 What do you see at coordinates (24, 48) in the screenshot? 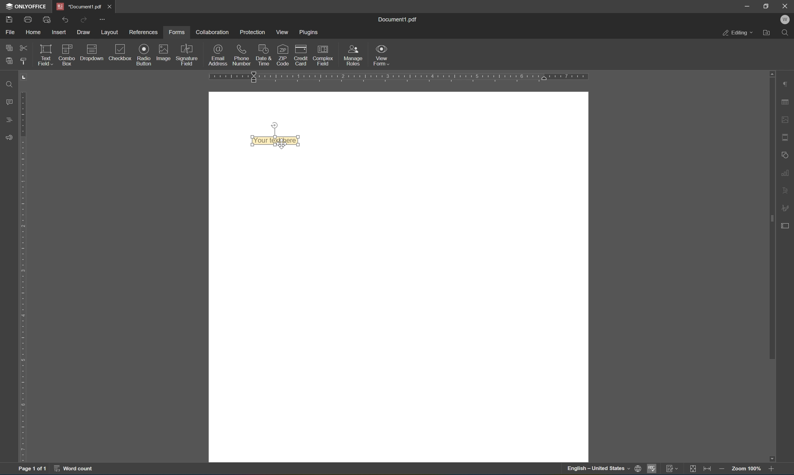
I see `cut` at bounding box center [24, 48].